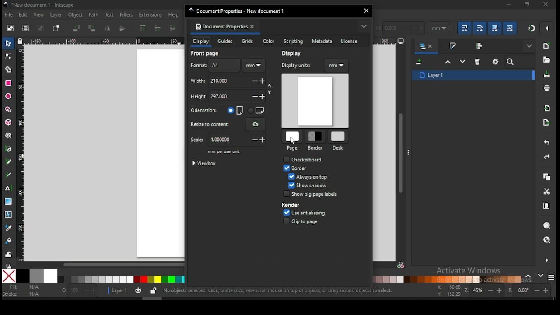 This screenshot has width=560, height=315. What do you see at coordinates (510, 28) in the screenshot?
I see `move patterns along with objects` at bounding box center [510, 28].